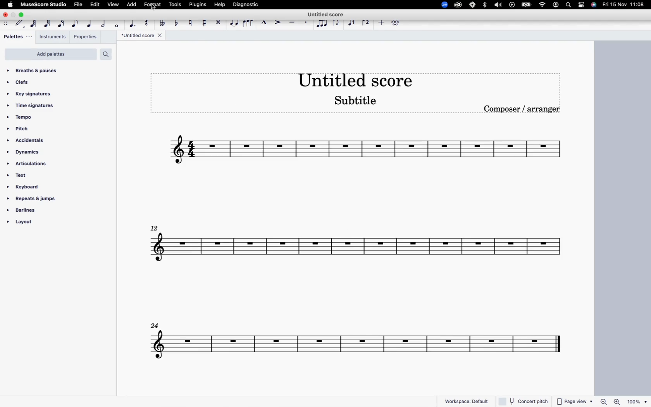  Describe the element at coordinates (458, 5) in the screenshot. I see `creative cloud` at that location.